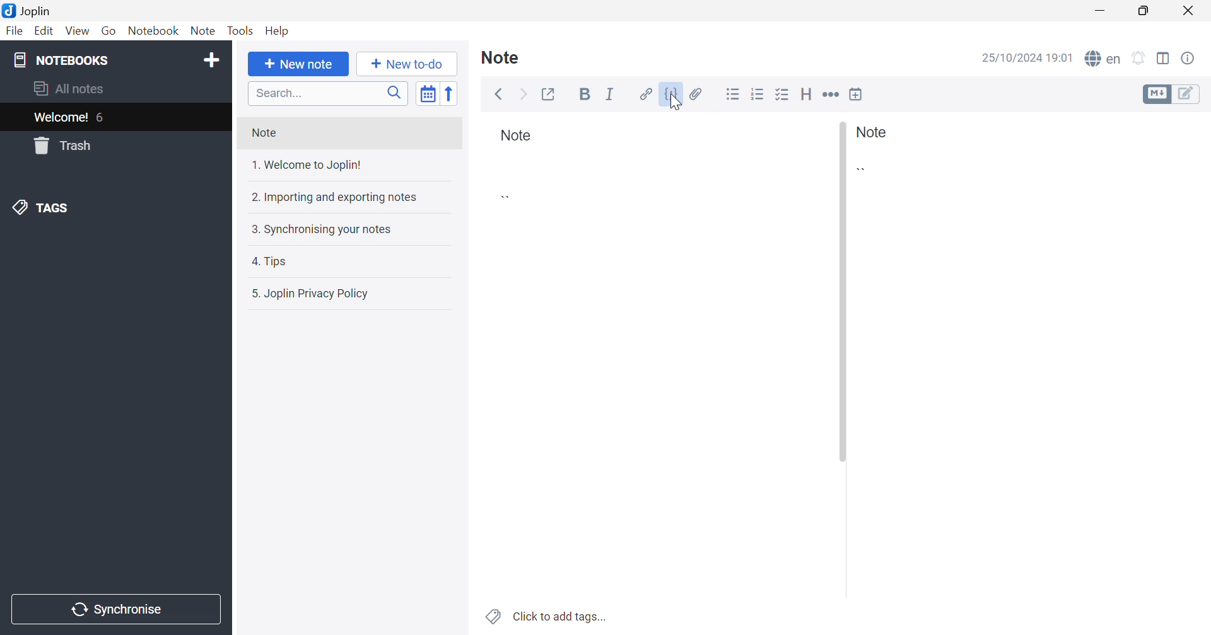 Image resolution: width=1211 pixels, height=635 pixels. Describe the element at coordinates (522, 94) in the screenshot. I see `Forward` at that location.